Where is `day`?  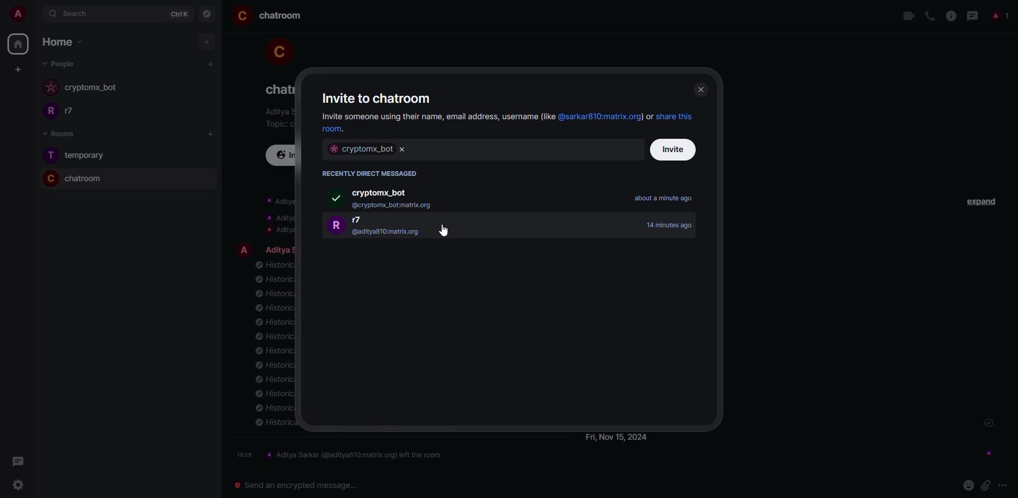 day is located at coordinates (617, 438).